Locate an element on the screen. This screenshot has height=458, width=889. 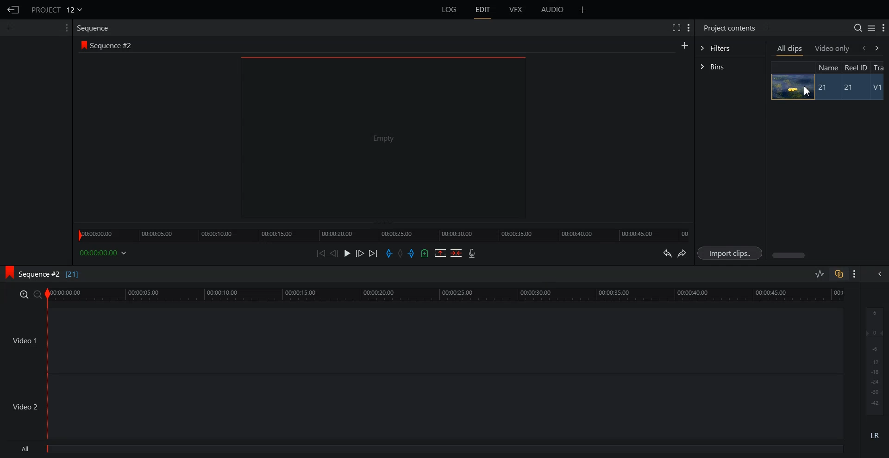
Import clips is located at coordinates (732, 254).